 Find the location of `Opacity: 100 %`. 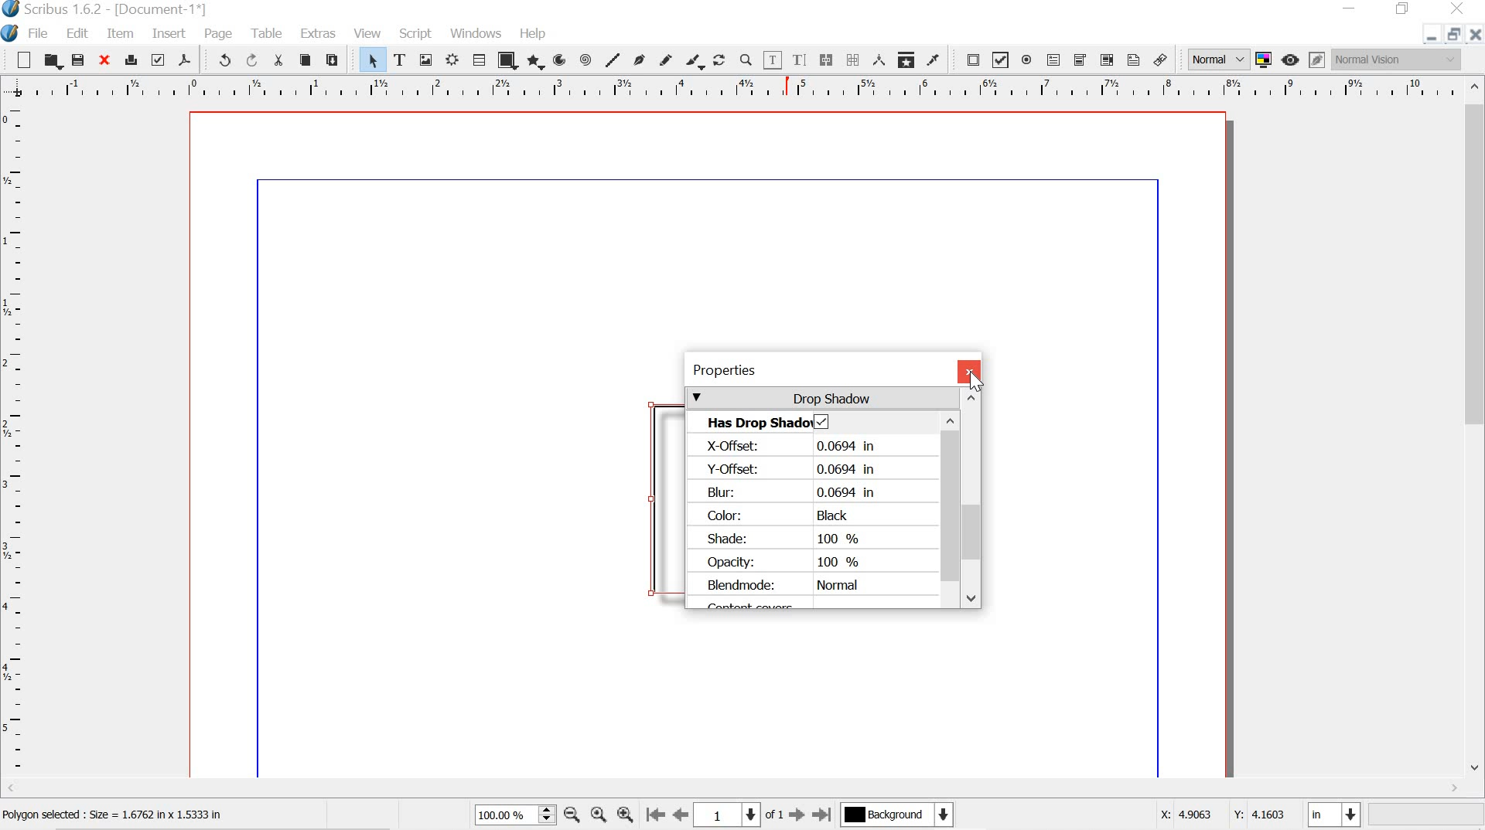

Opacity: 100 % is located at coordinates (785, 561).